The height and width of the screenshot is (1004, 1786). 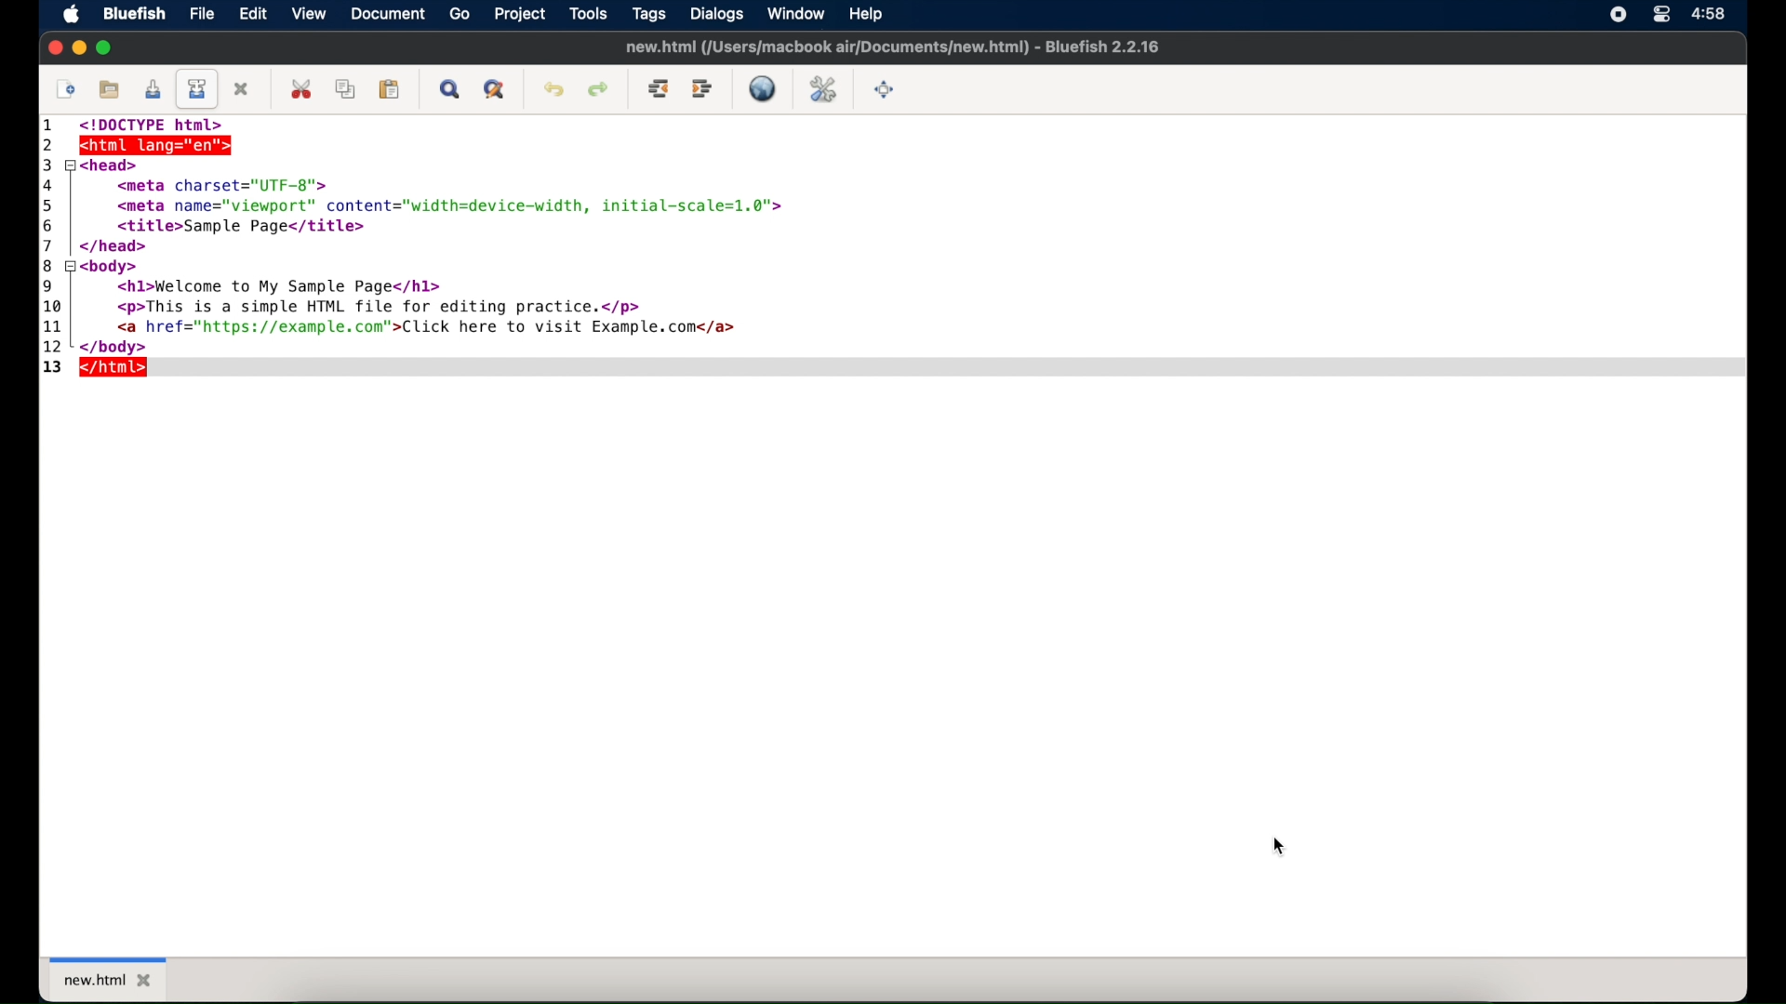 I want to click on <html lang="en>", so click(x=195, y=146).